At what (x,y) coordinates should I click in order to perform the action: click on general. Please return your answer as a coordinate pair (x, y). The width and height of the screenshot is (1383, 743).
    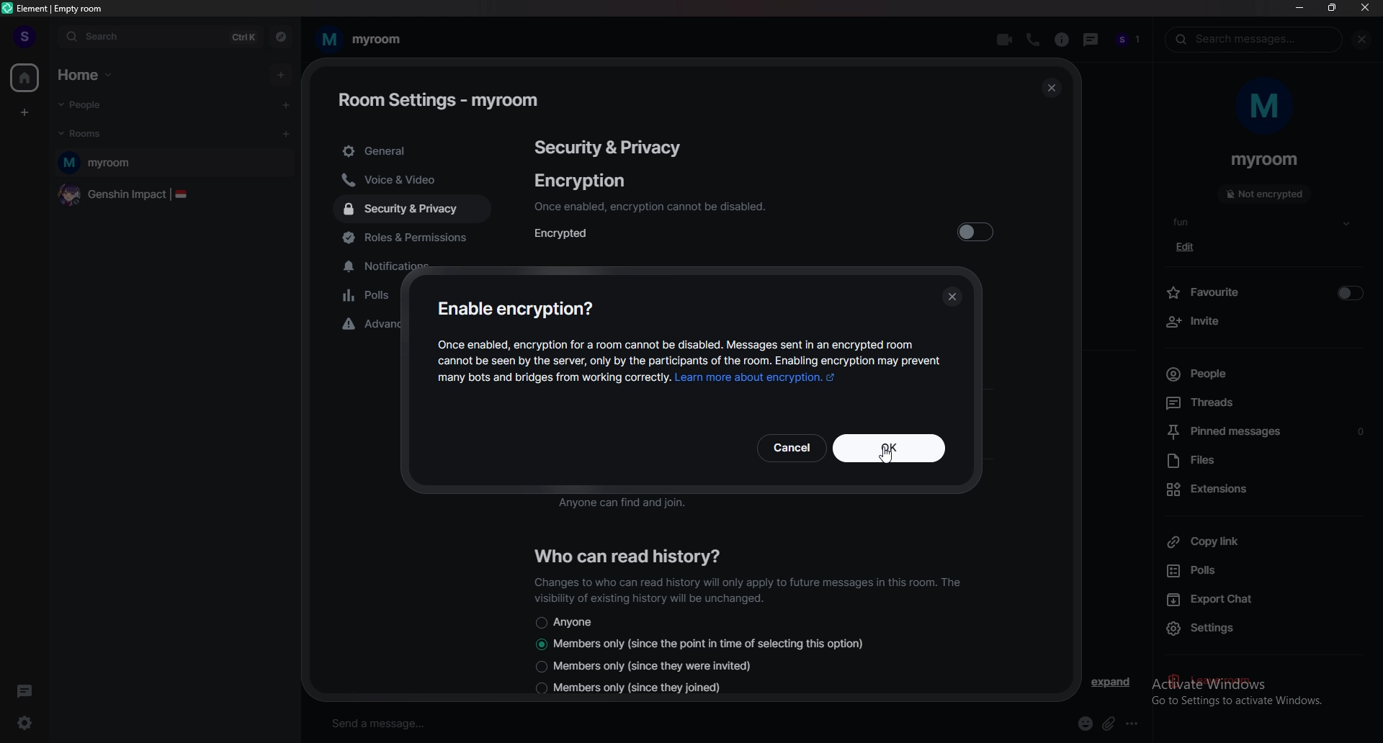
    Looking at the image, I should click on (413, 152).